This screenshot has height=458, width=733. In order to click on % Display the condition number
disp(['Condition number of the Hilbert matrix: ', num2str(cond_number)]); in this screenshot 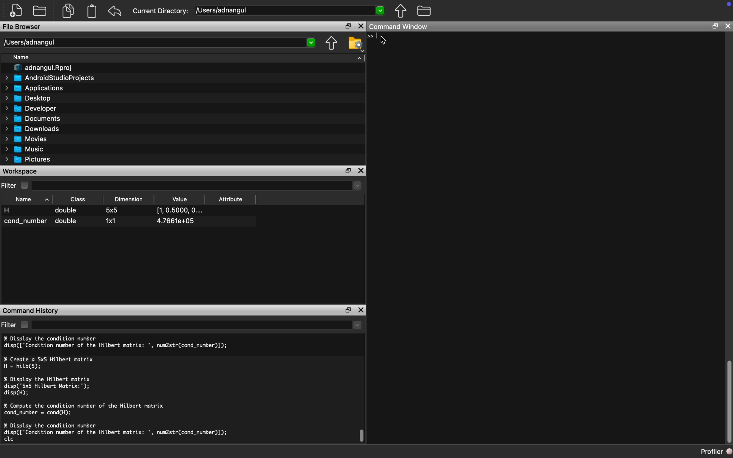, I will do `click(119, 344)`.